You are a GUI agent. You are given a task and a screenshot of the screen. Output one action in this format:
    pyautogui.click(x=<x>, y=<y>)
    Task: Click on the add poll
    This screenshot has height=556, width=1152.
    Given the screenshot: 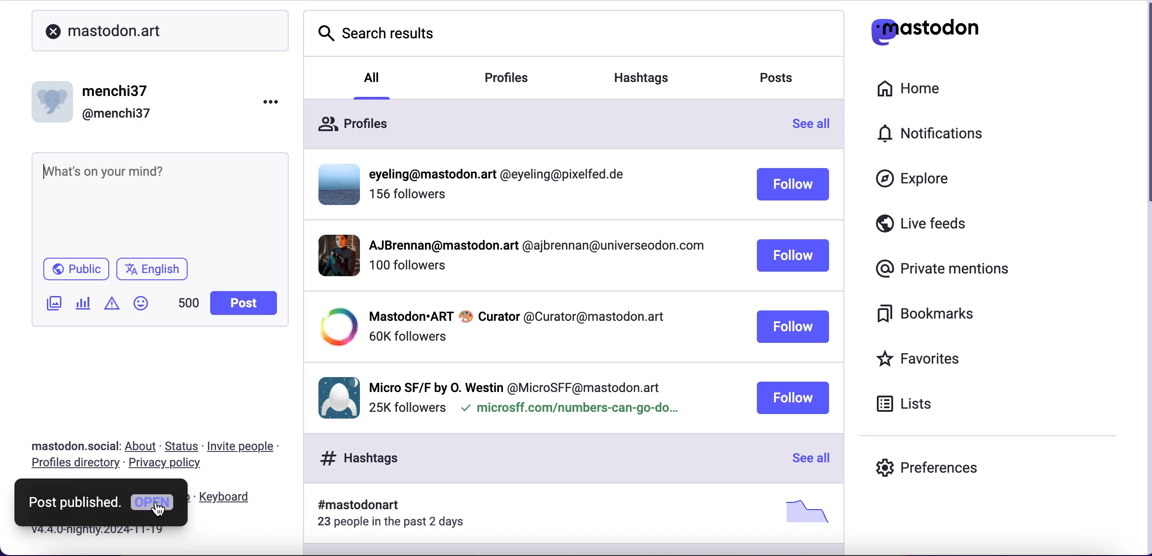 What is the action you would take?
    pyautogui.click(x=86, y=306)
    